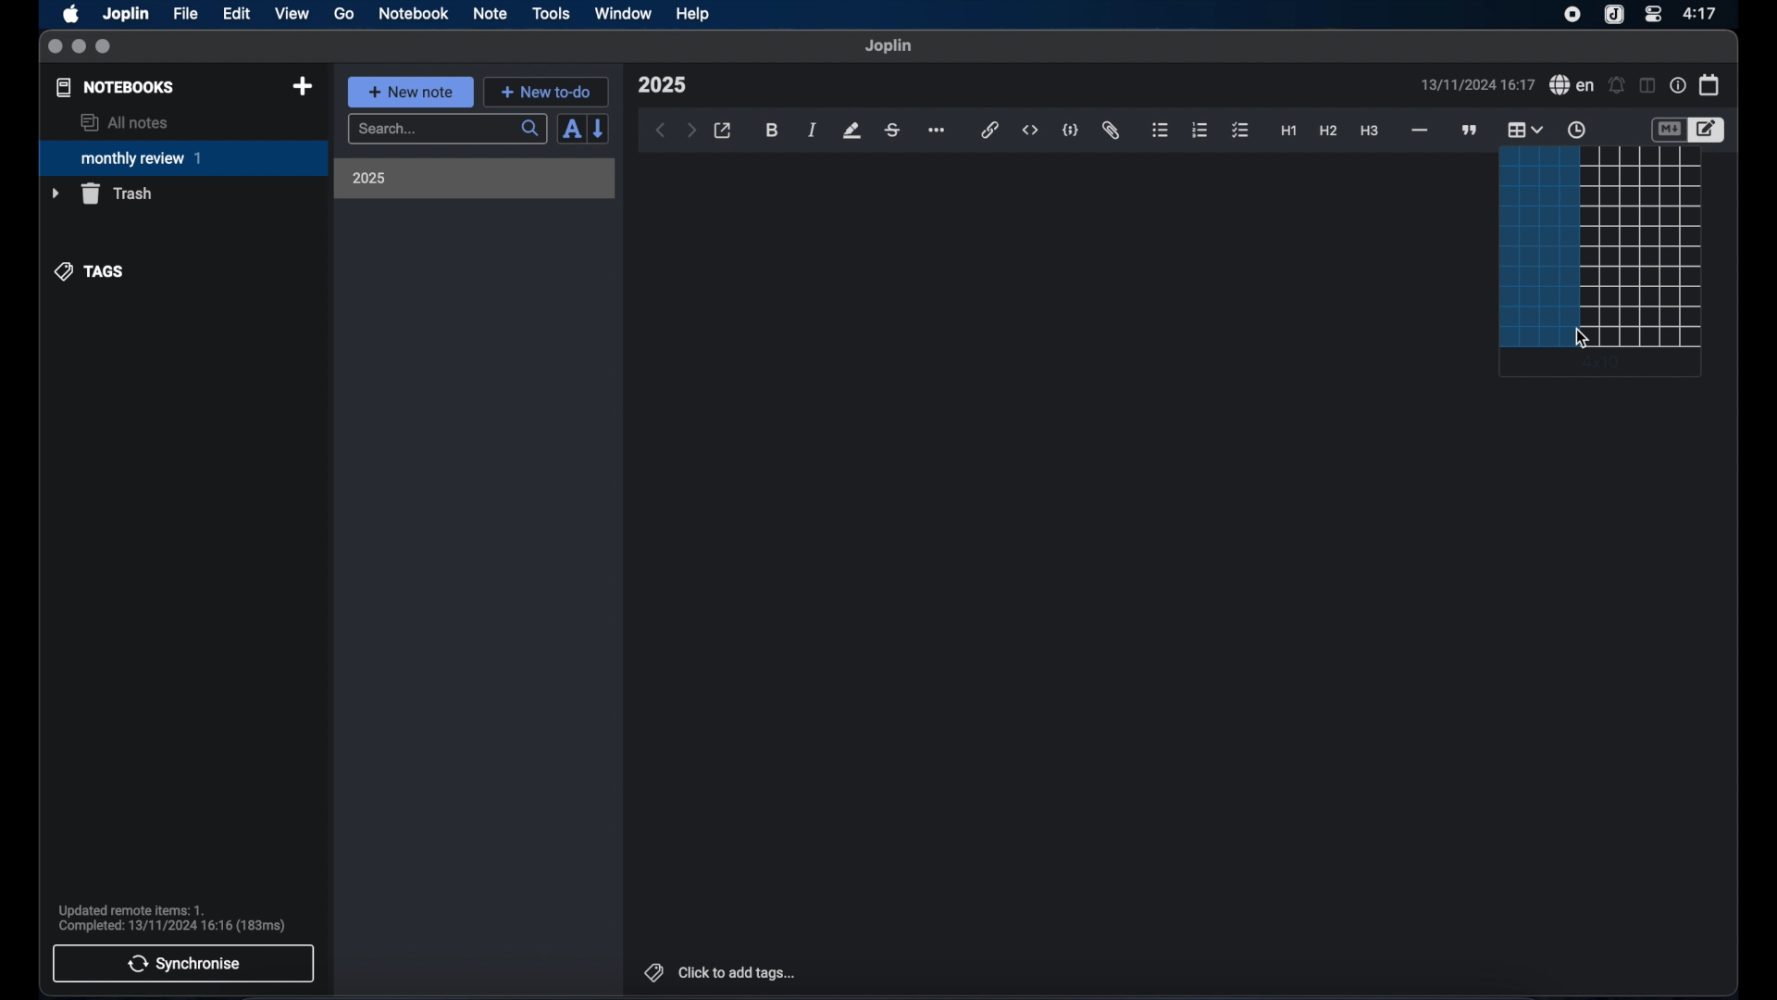  Describe the element at coordinates (172, 919) in the screenshot. I see `sync notification` at that location.